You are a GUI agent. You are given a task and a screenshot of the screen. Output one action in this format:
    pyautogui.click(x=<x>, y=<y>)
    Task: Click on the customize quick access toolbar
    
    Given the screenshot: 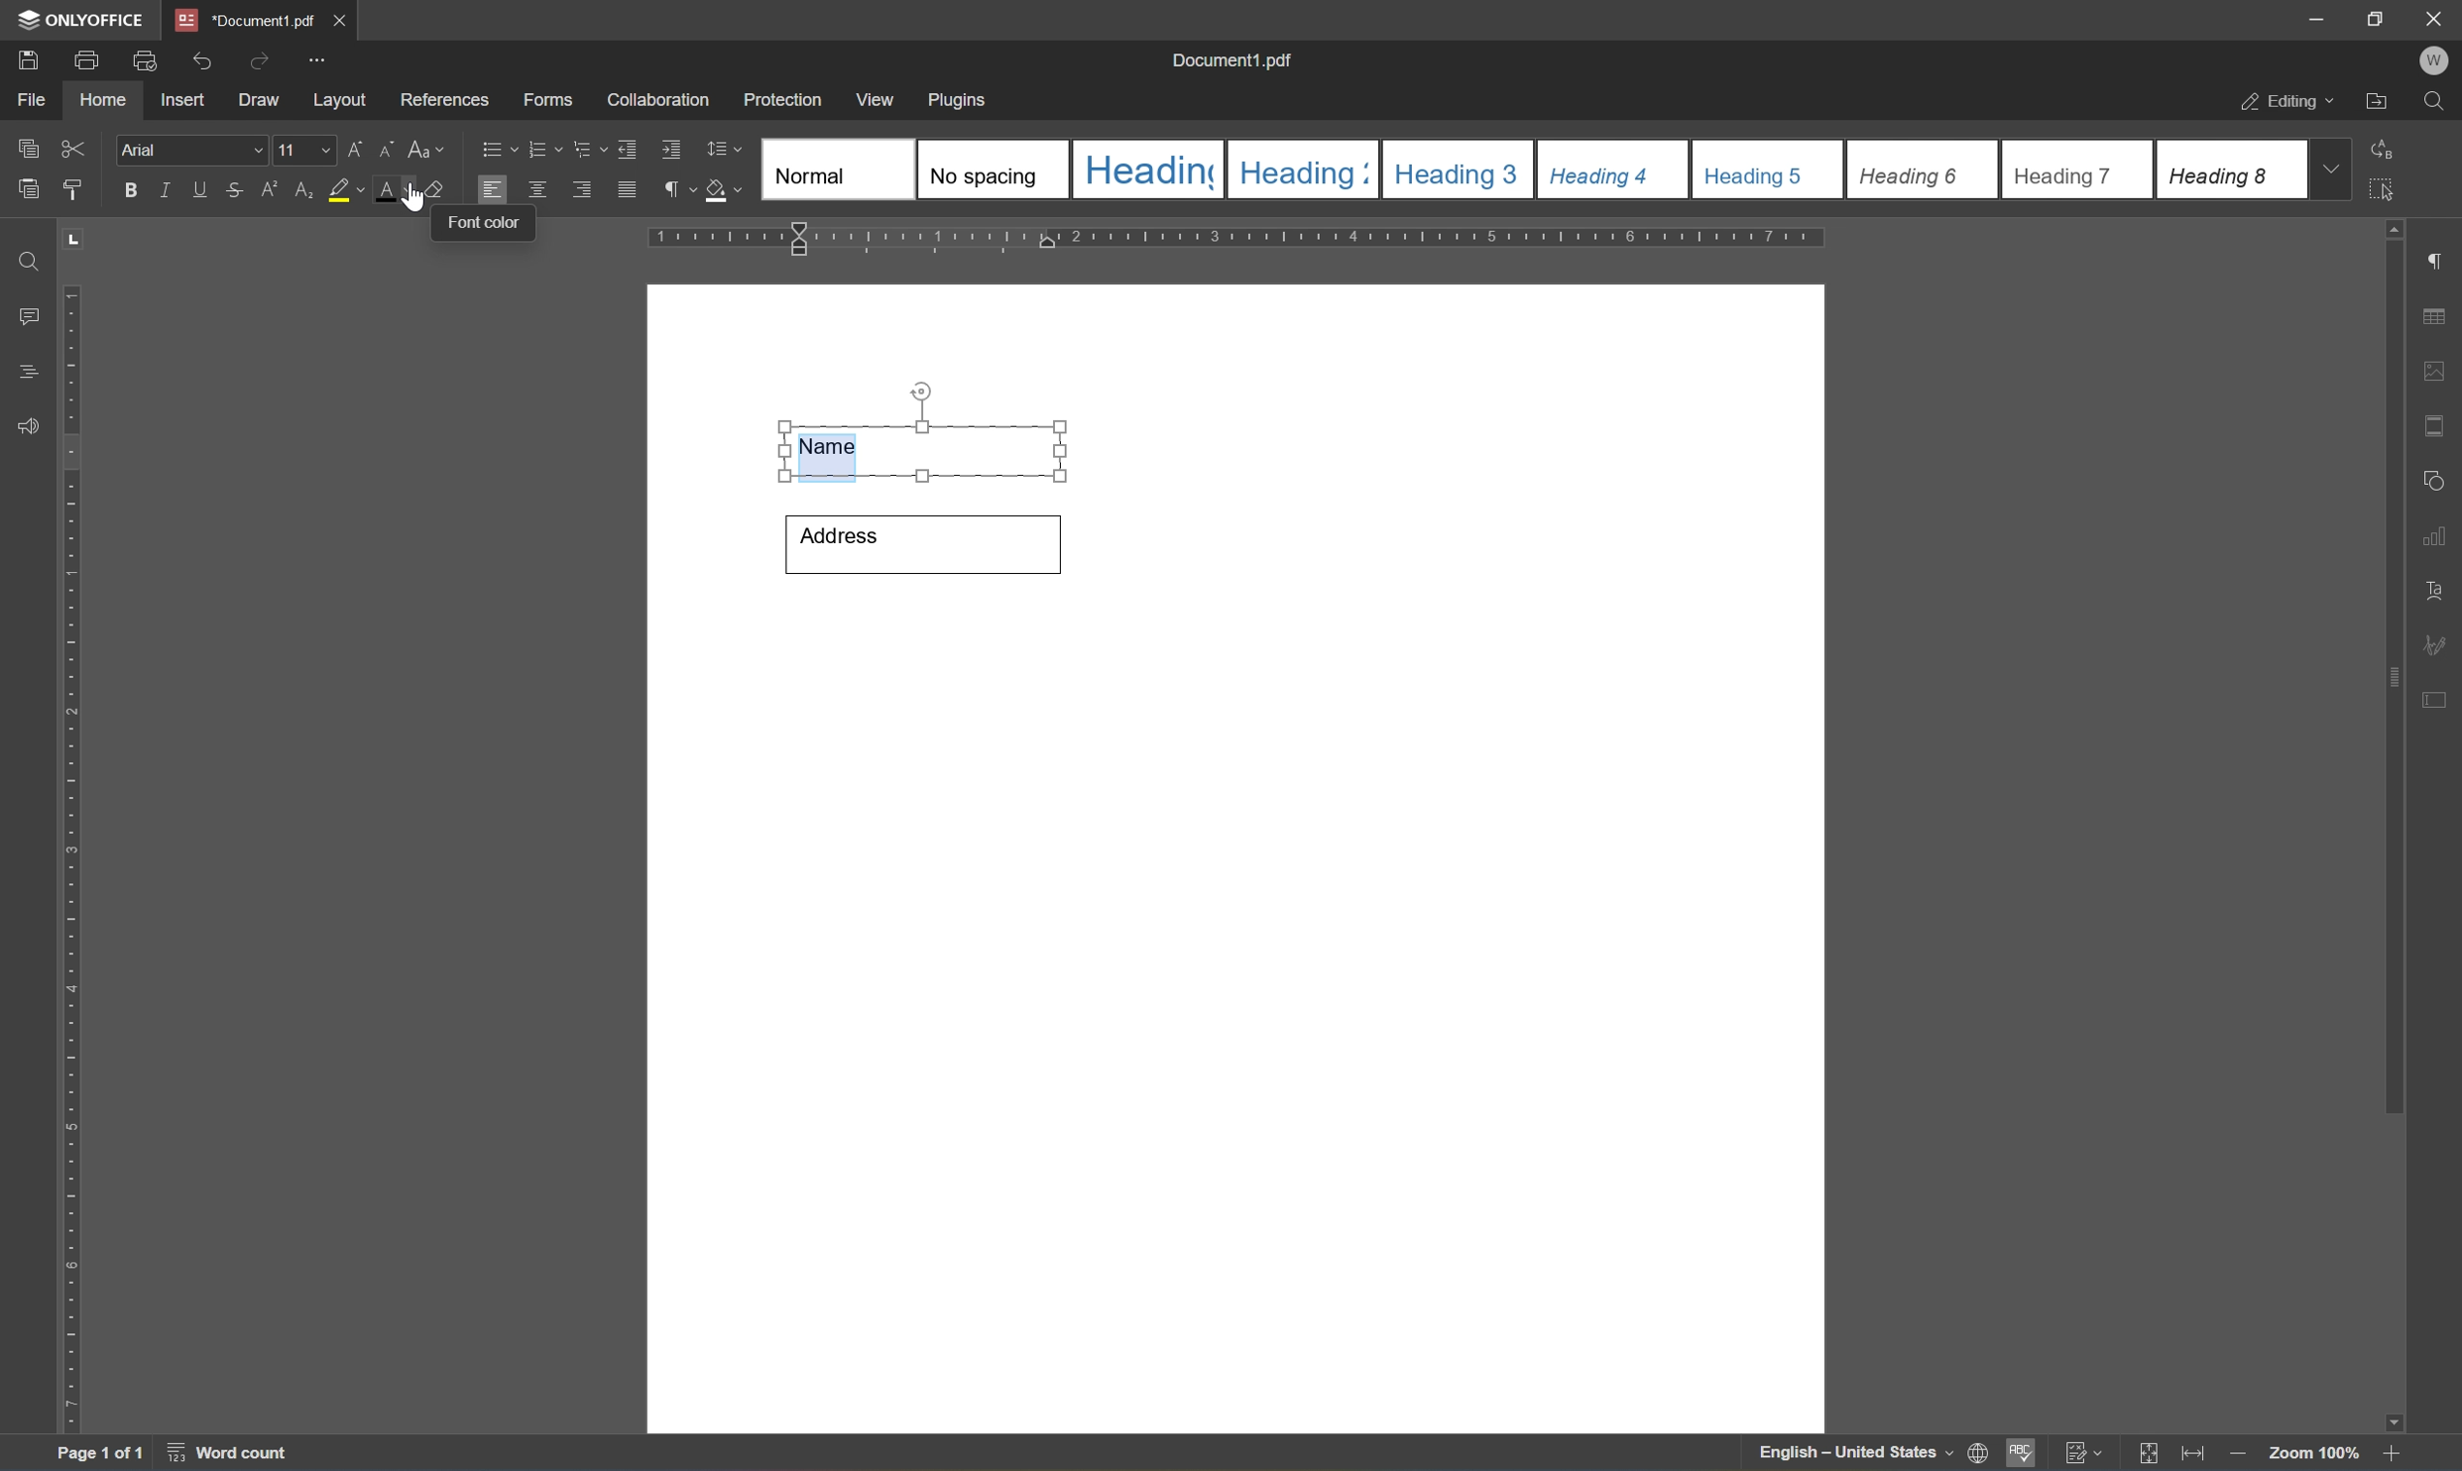 What is the action you would take?
    pyautogui.click(x=317, y=59)
    